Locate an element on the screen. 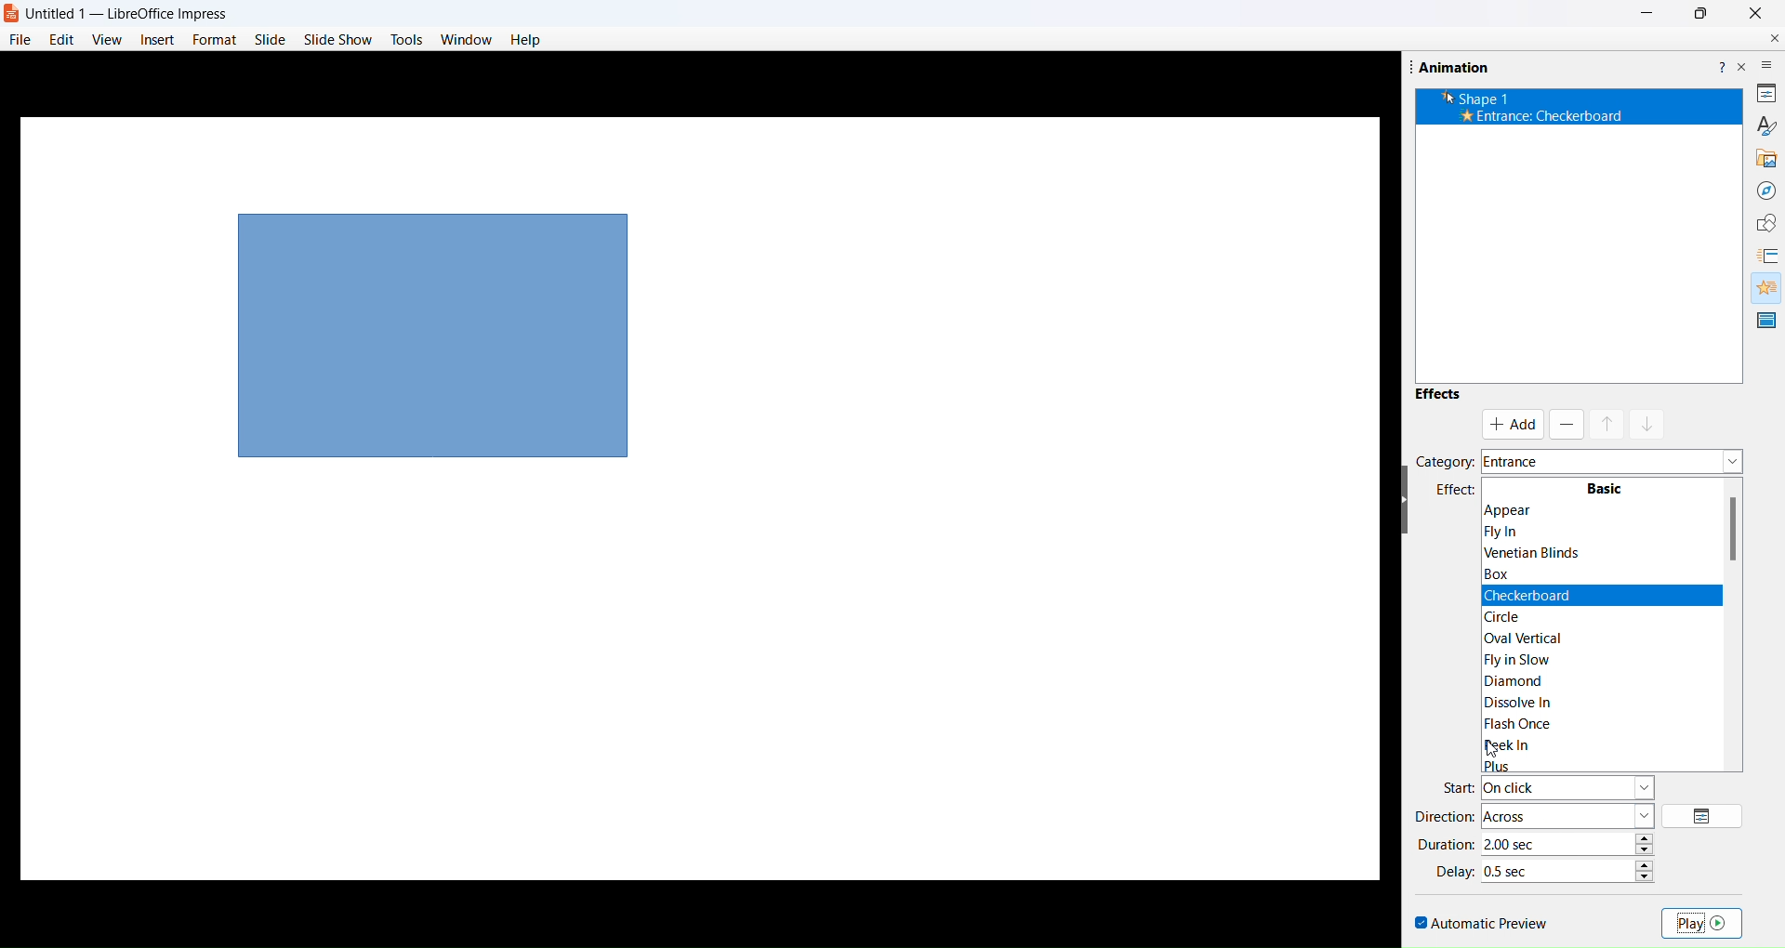 This screenshot has height=948, width=1785. tools is located at coordinates (406, 39).